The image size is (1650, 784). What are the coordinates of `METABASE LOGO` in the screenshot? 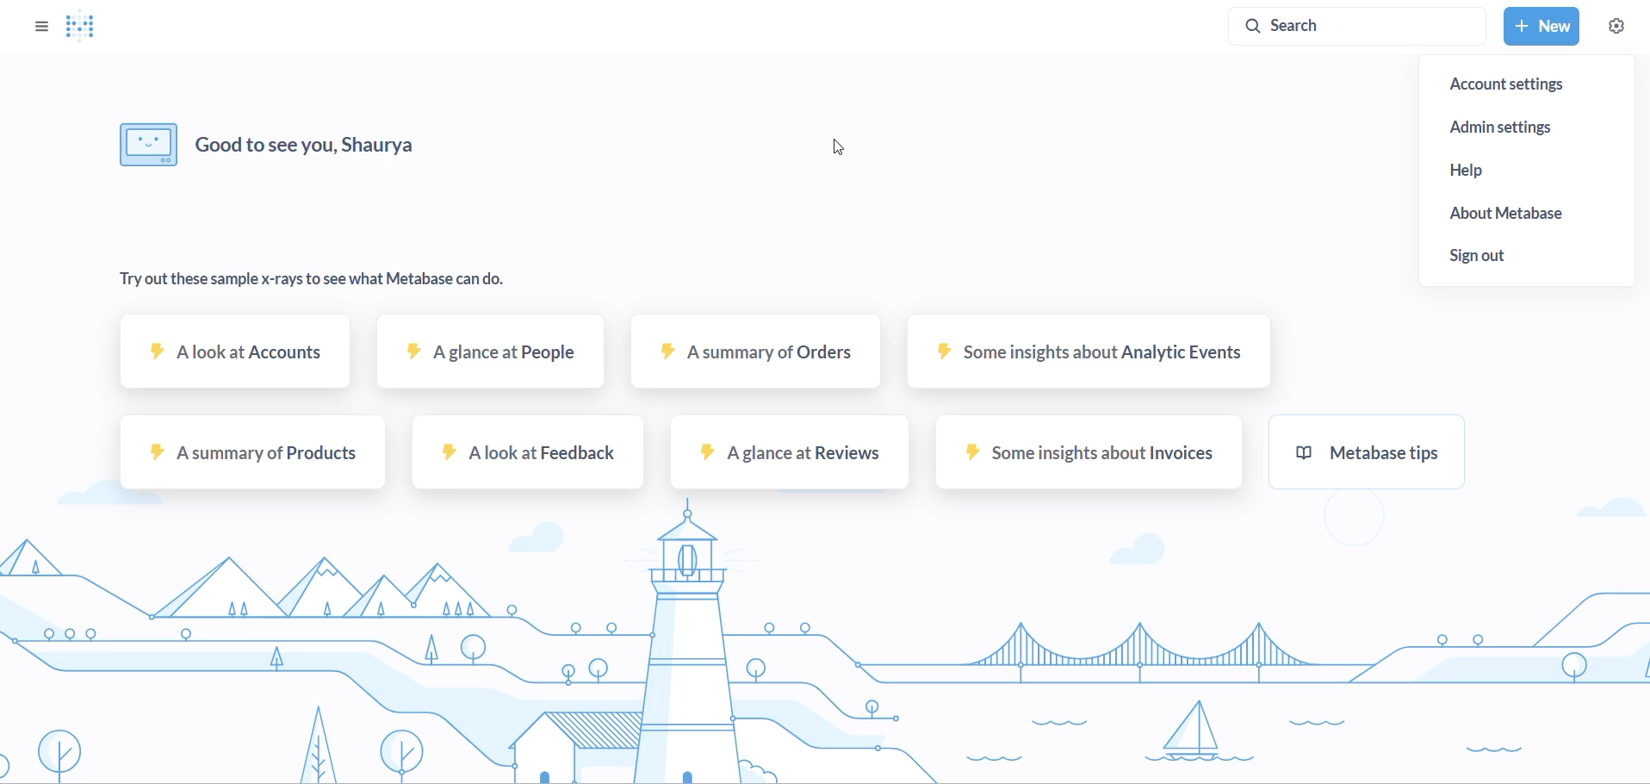 It's located at (86, 27).